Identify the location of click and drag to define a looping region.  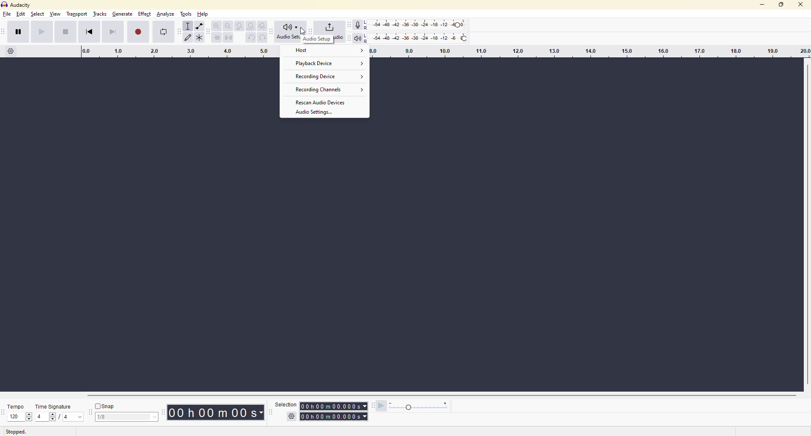
(589, 53).